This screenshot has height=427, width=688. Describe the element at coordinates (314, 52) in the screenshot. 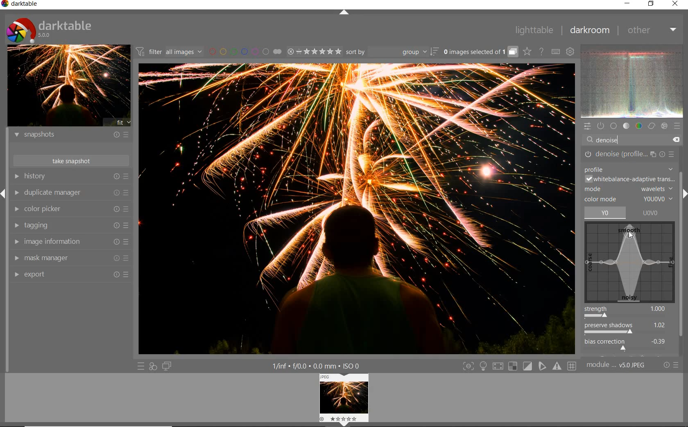

I see `range ratings for selected images` at that location.